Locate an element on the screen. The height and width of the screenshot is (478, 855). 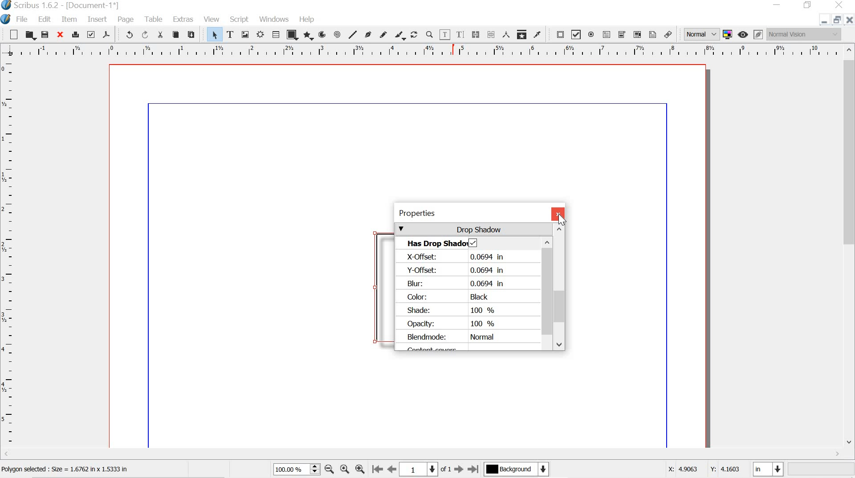
spiral is located at coordinates (338, 34).